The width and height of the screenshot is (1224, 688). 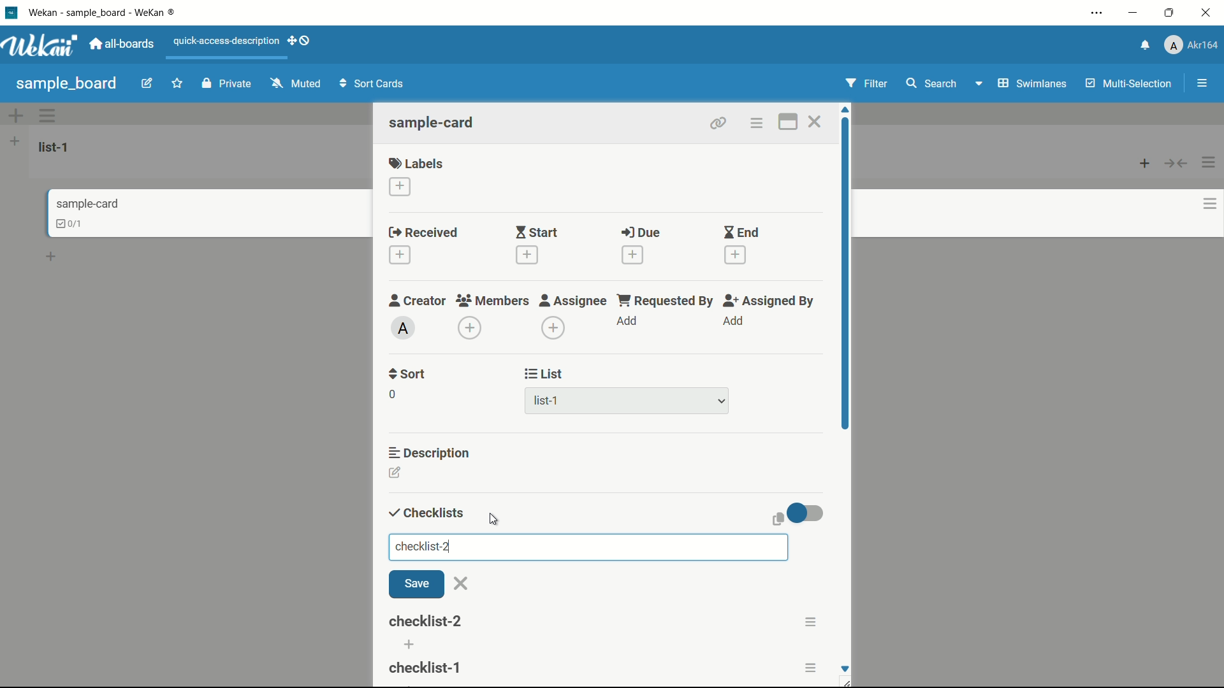 I want to click on due, so click(x=641, y=233).